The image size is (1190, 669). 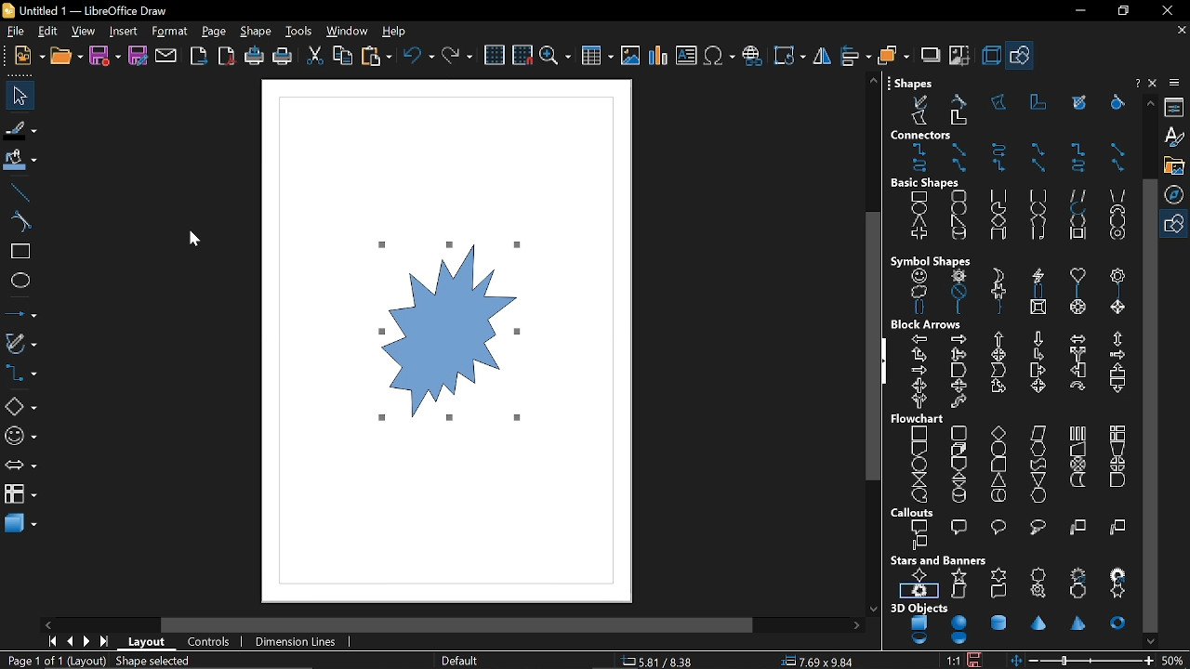 I want to click on tools, so click(x=299, y=32).